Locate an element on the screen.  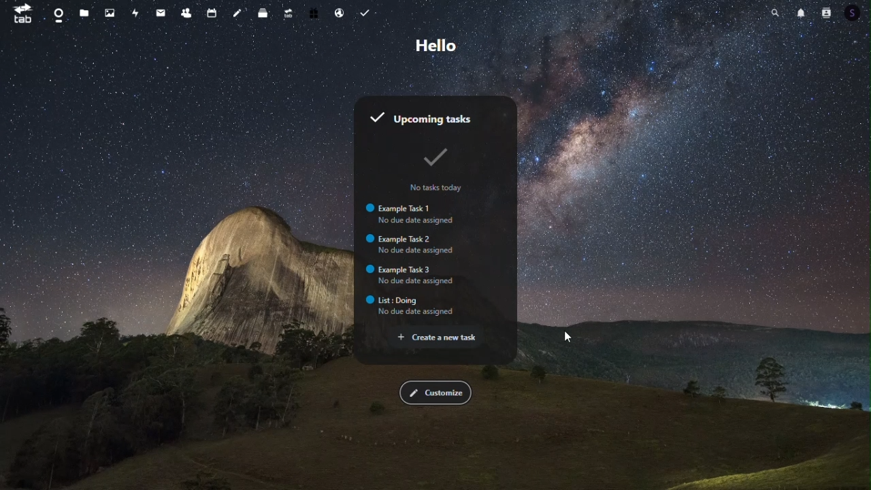
files is located at coordinates (84, 13).